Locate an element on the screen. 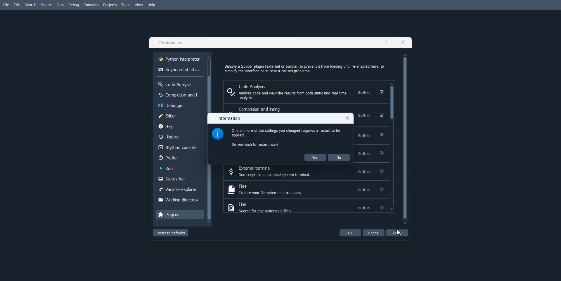 Image resolution: width=561 pixels, height=281 pixels. Help is located at coordinates (387, 43).